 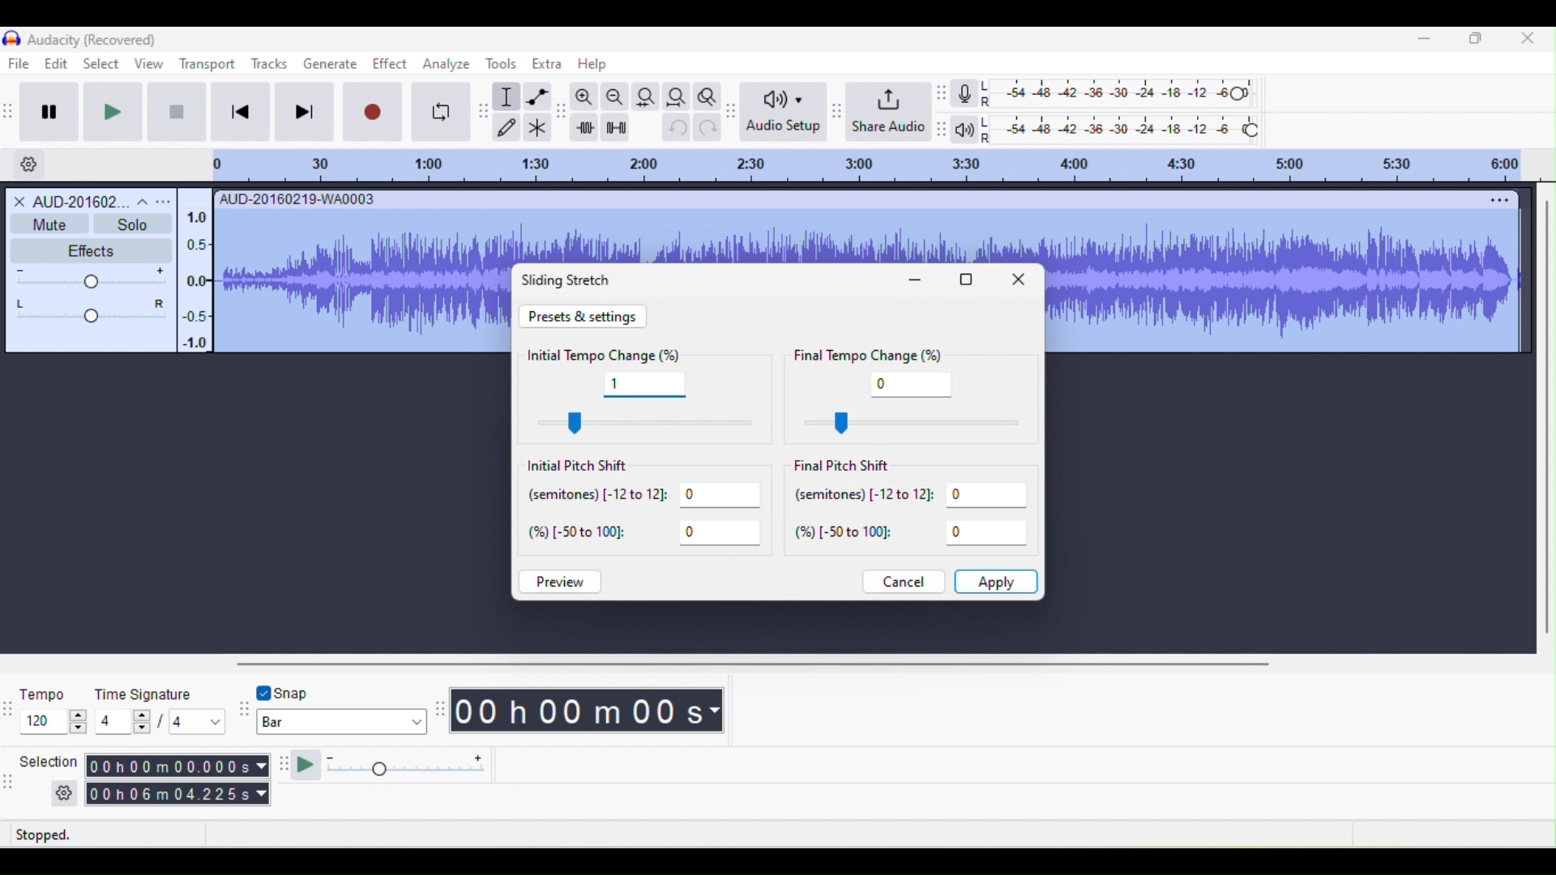 I want to click on apply, so click(x=998, y=581).